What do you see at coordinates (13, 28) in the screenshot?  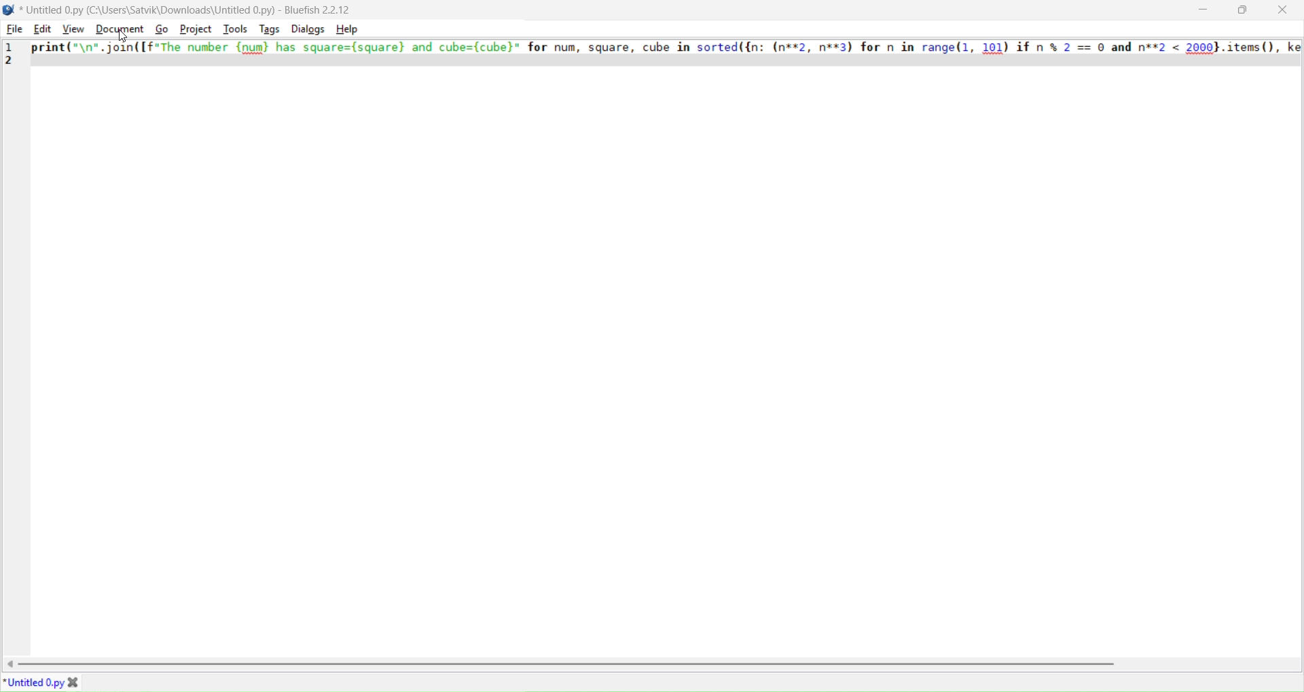 I see `file` at bounding box center [13, 28].